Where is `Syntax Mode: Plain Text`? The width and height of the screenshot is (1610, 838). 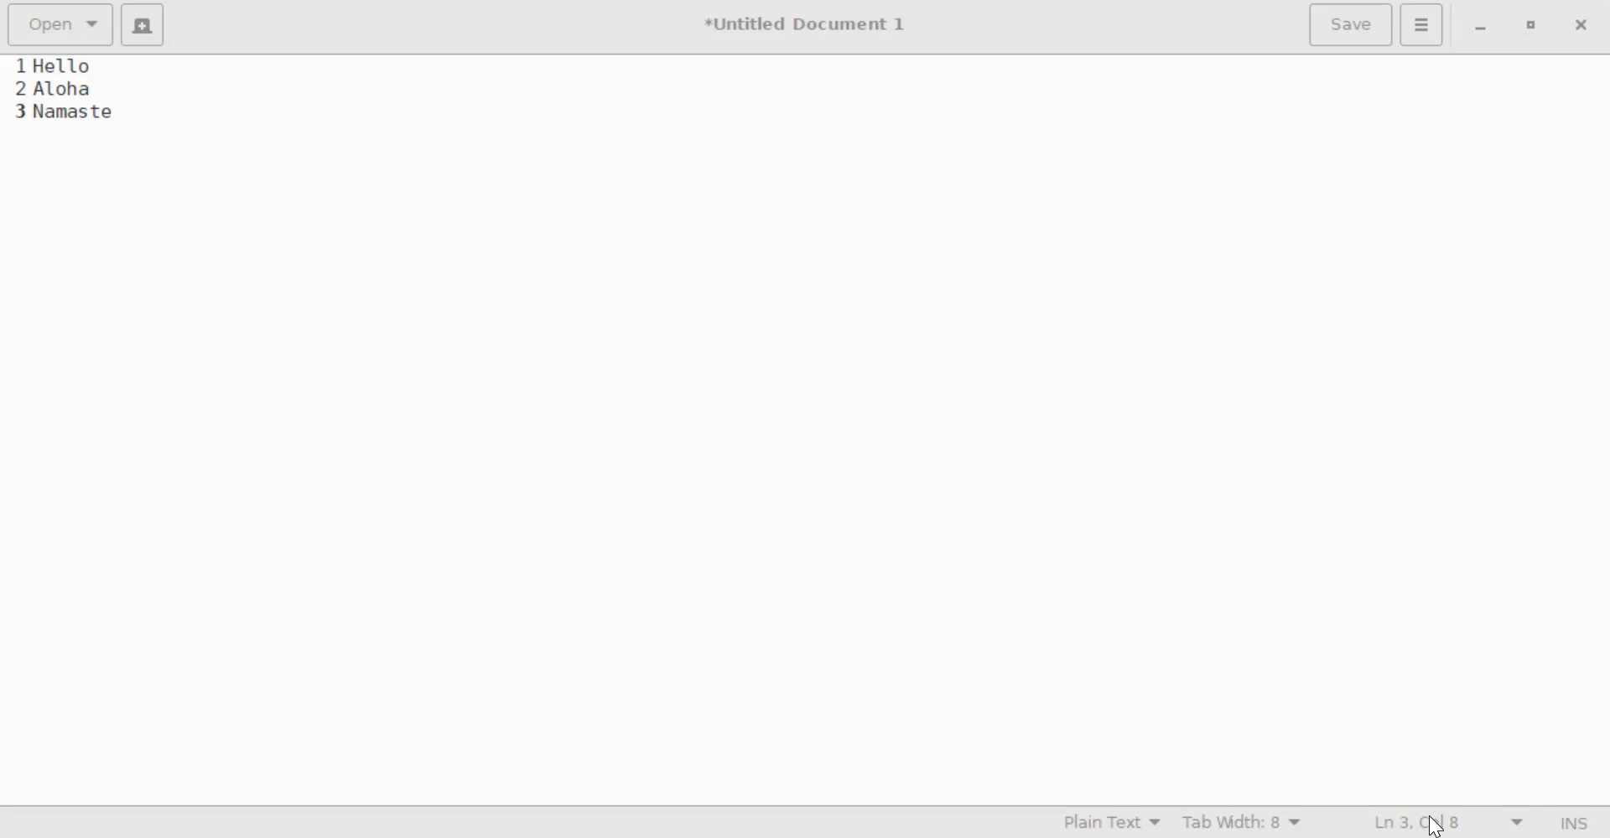 Syntax Mode: Plain Text is located at coordinates (1109, 821).